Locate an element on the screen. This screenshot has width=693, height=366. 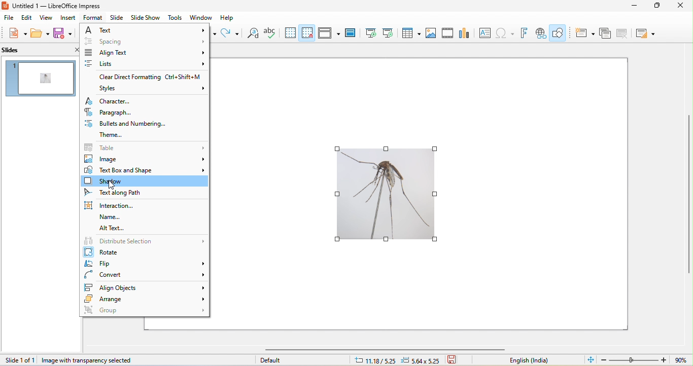
window is located at coordinates (200, 18).